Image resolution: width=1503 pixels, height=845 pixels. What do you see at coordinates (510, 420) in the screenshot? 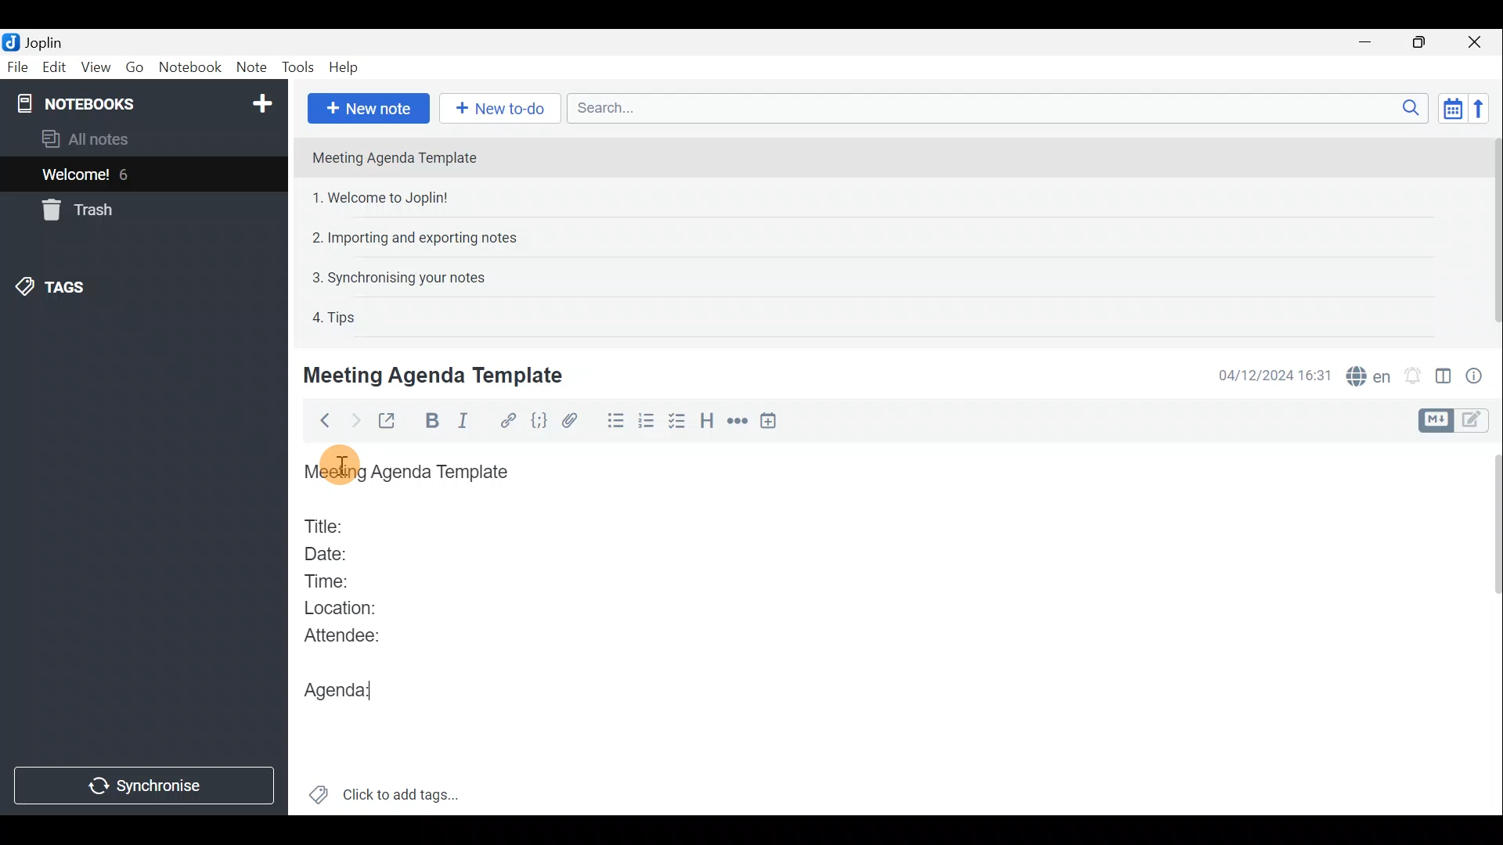
I see `Hyperlink` at bounding box center [510, 420].